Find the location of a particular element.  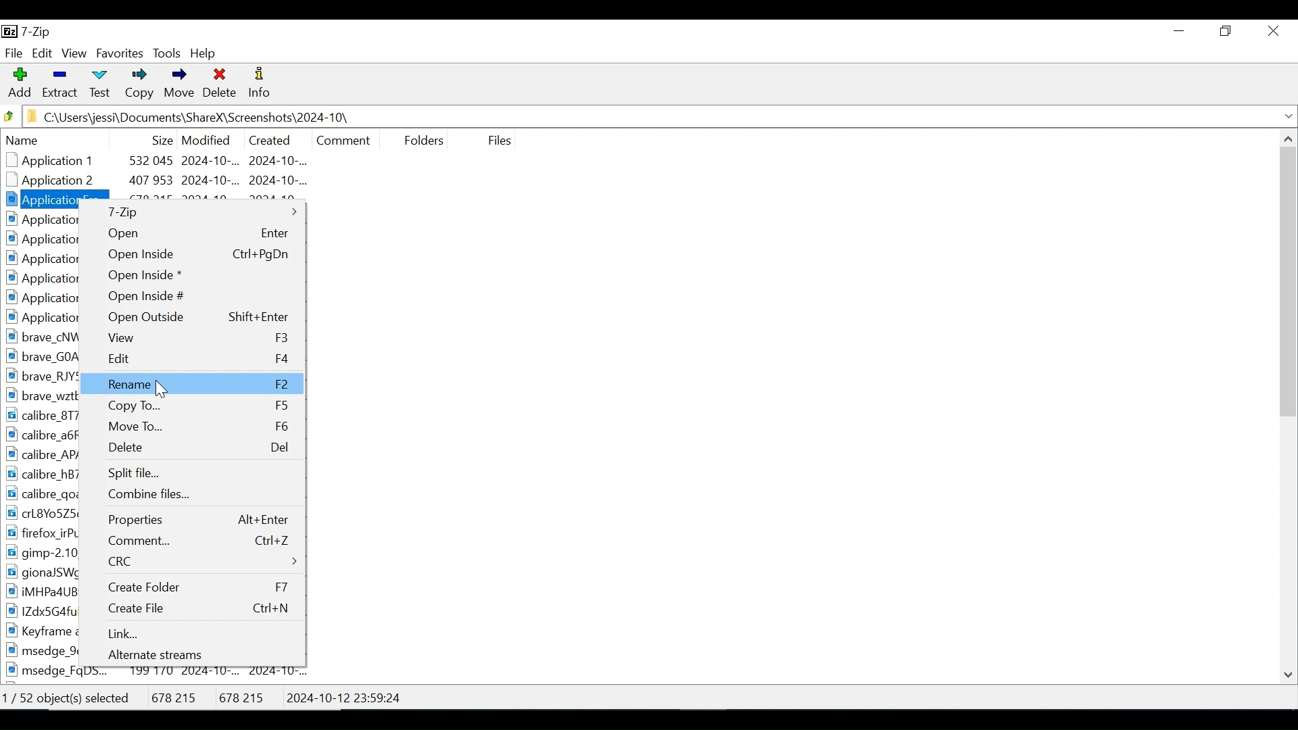

Close is located at coordinates (1272, 31).